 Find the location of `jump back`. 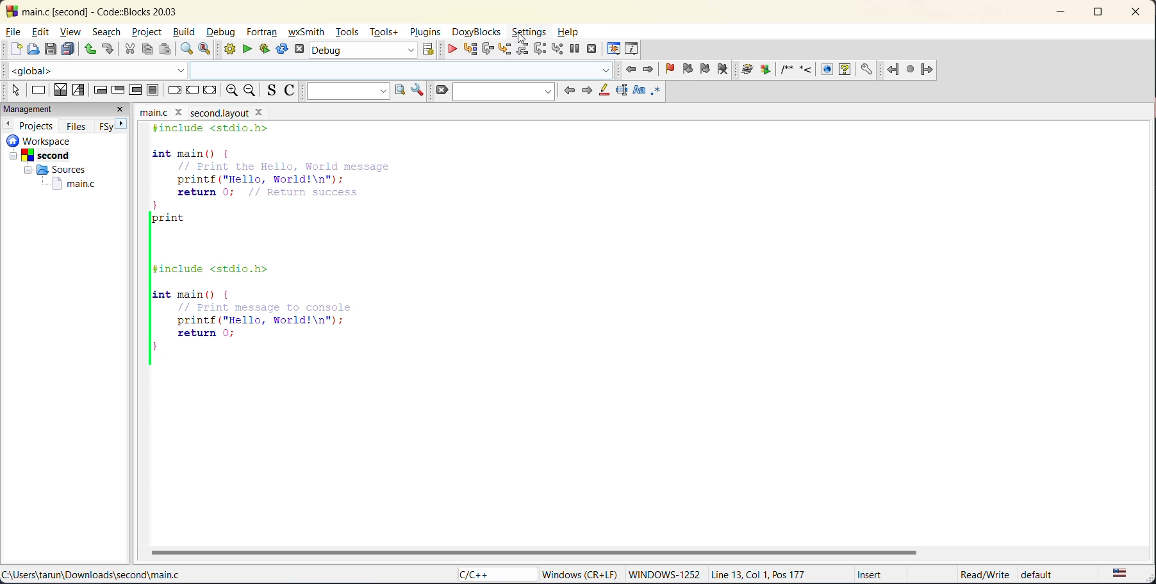

jump back is located at coordinates (632, 69).